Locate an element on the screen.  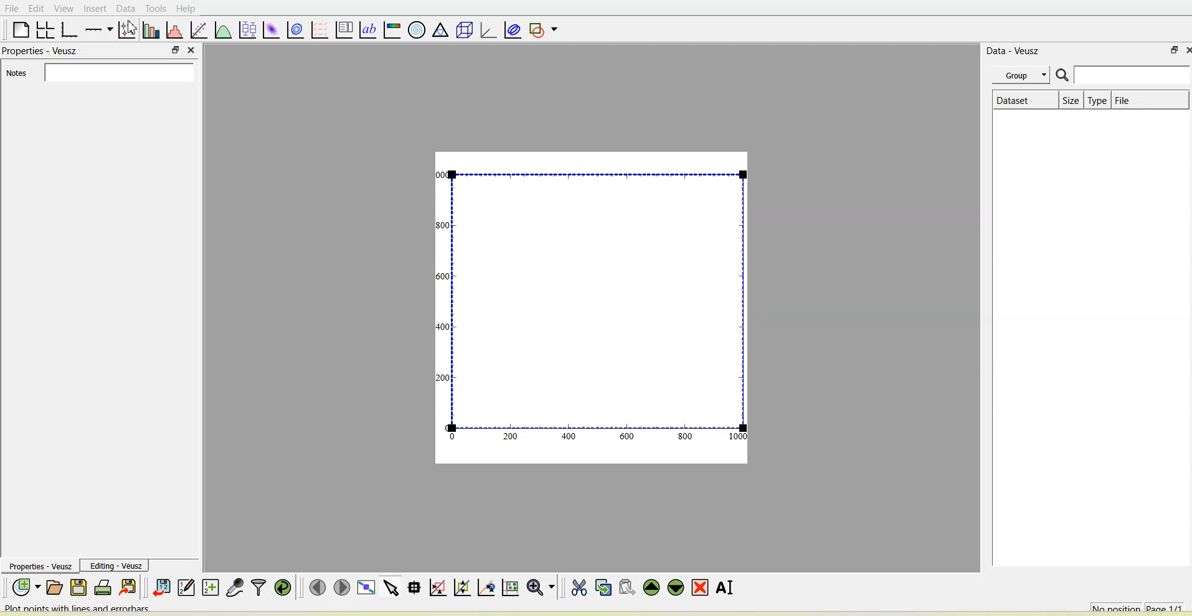
1000 is located at coordinates (443, 174).